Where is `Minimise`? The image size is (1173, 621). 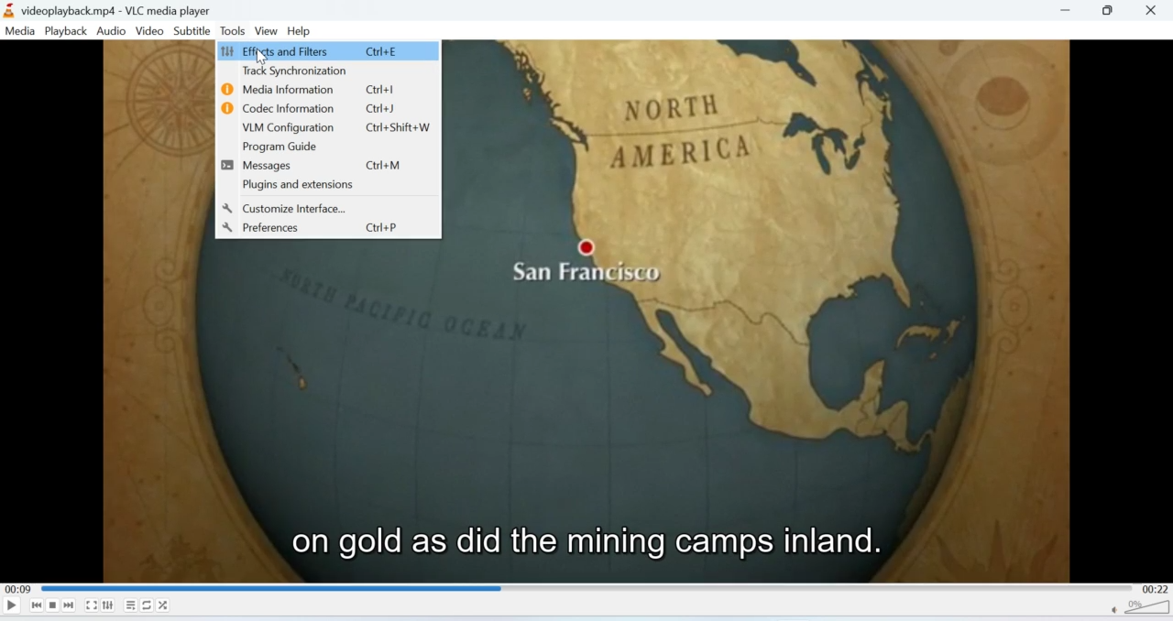
Minimise is located at coordinates (1069, 9).